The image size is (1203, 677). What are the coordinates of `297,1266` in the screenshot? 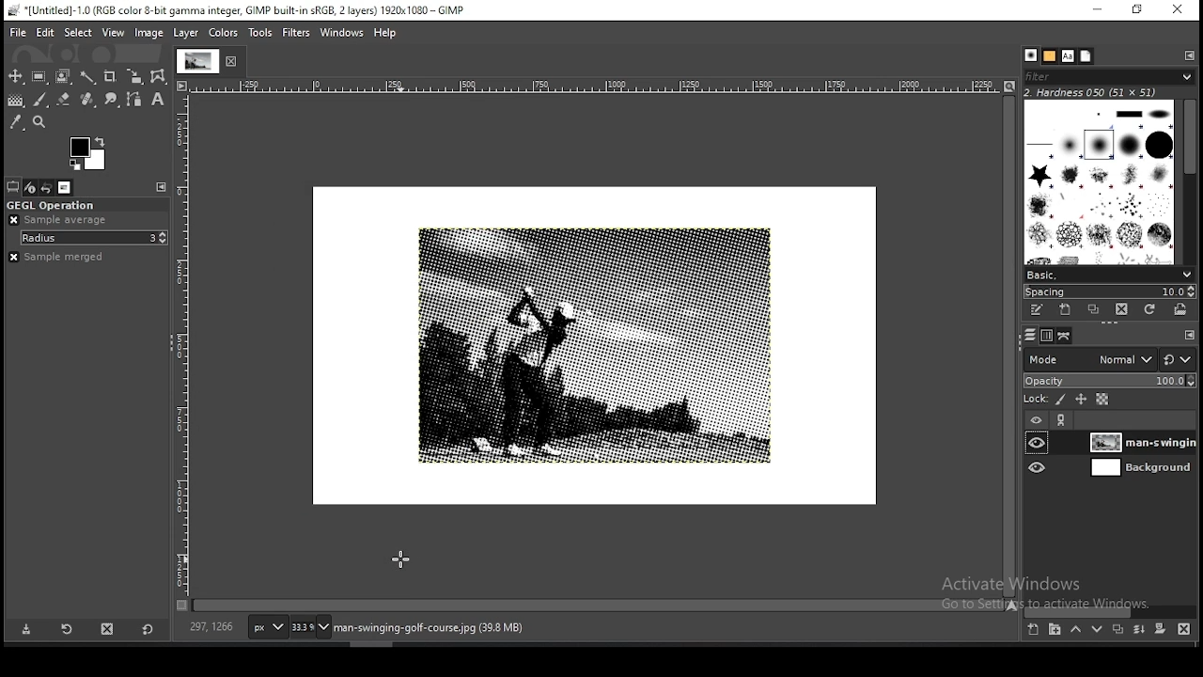 It's located at (212, 627).